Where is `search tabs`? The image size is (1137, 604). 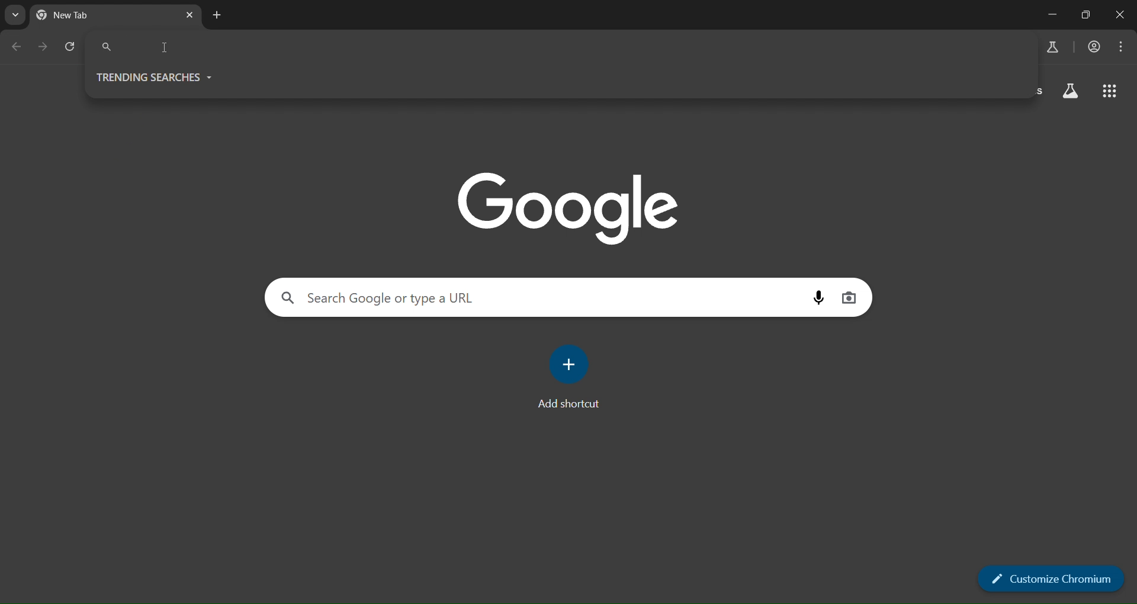 search tabs is located at coordinates (15, 17).